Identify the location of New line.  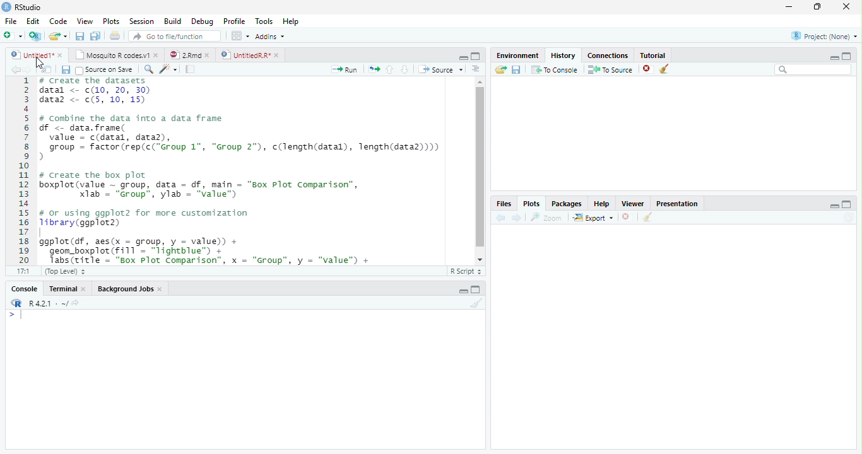
(15, 315).